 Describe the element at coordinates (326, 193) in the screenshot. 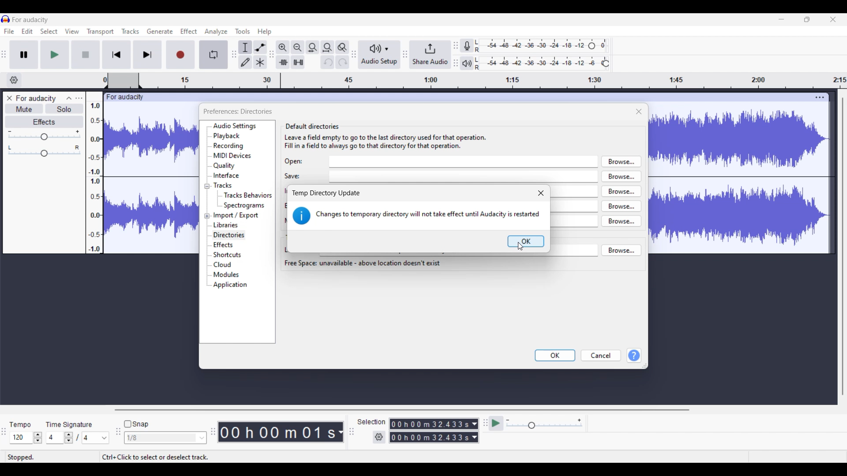

I see `temp directory update` at that location.